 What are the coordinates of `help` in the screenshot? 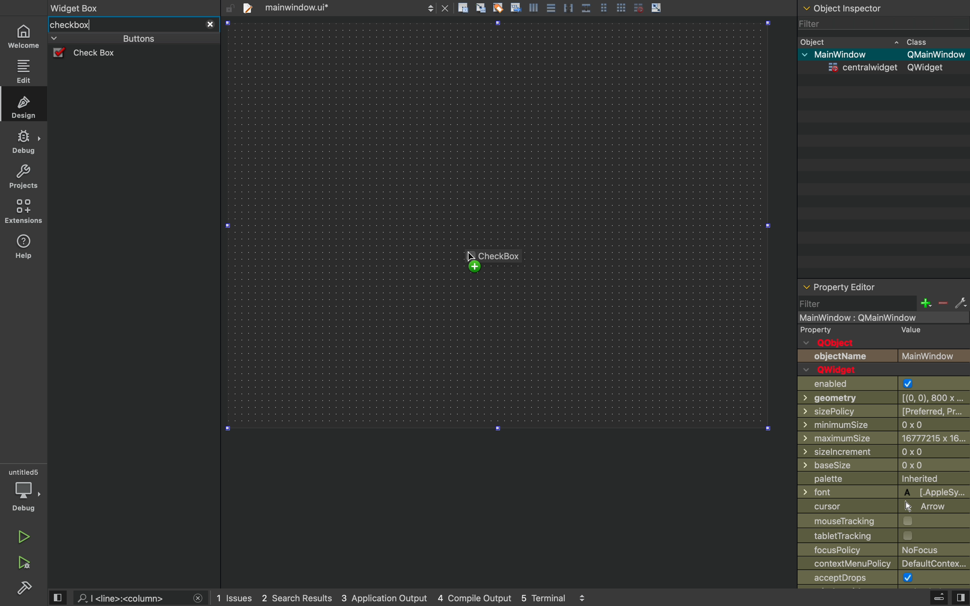 It's located at (23, 249).